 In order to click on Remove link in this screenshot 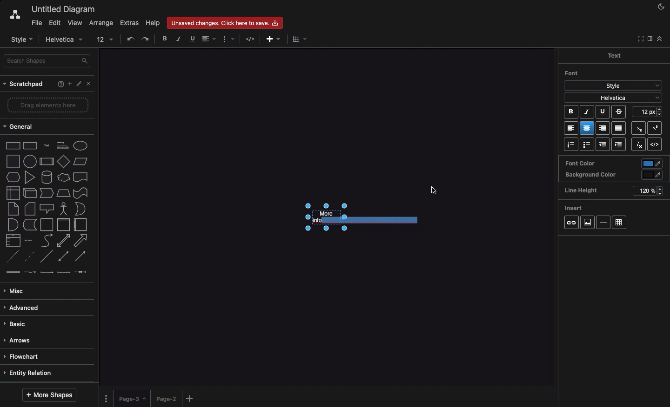, I will do `click(638, 144)`.